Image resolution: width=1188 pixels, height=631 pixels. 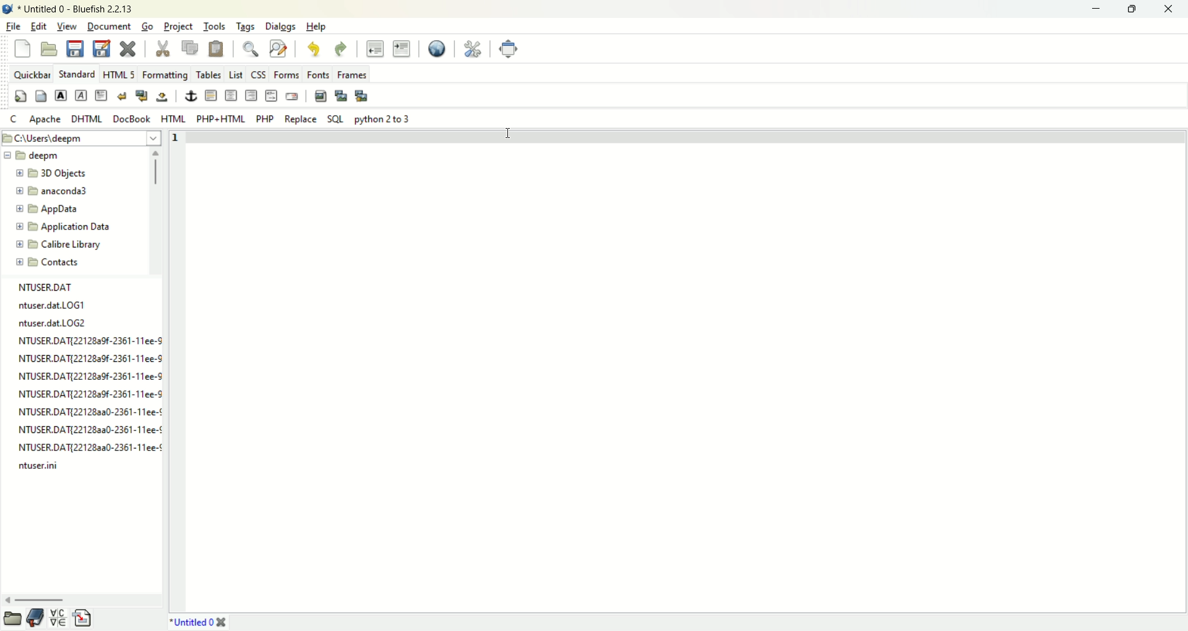 What do you see at coordinates (472, 49) in the screenshot?
I see `preferences` at bounding box center [472, 49].